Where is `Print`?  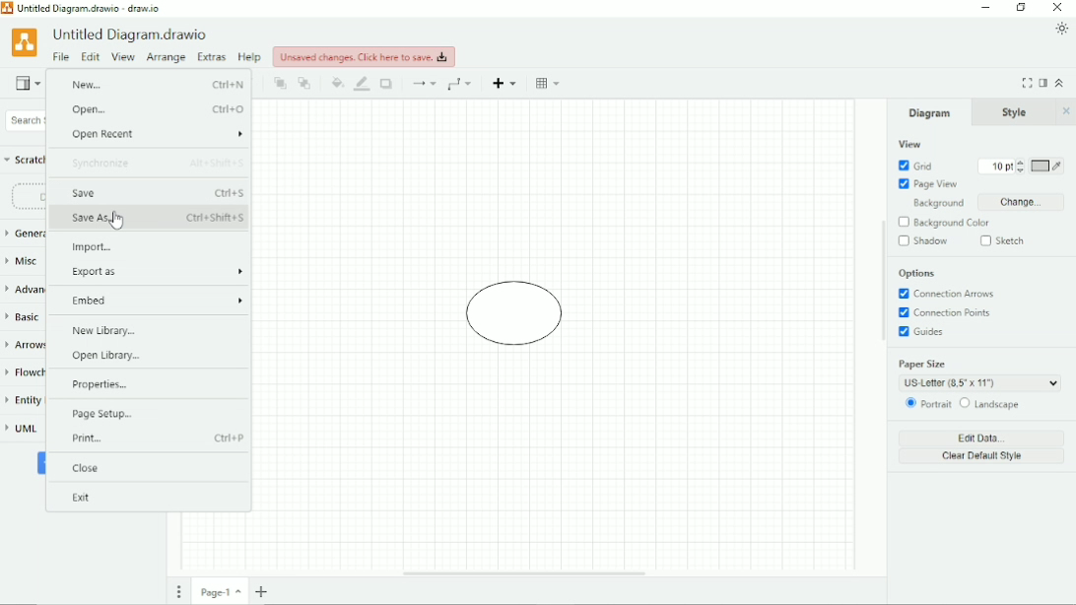 Print is located at coordinates (156, 439).